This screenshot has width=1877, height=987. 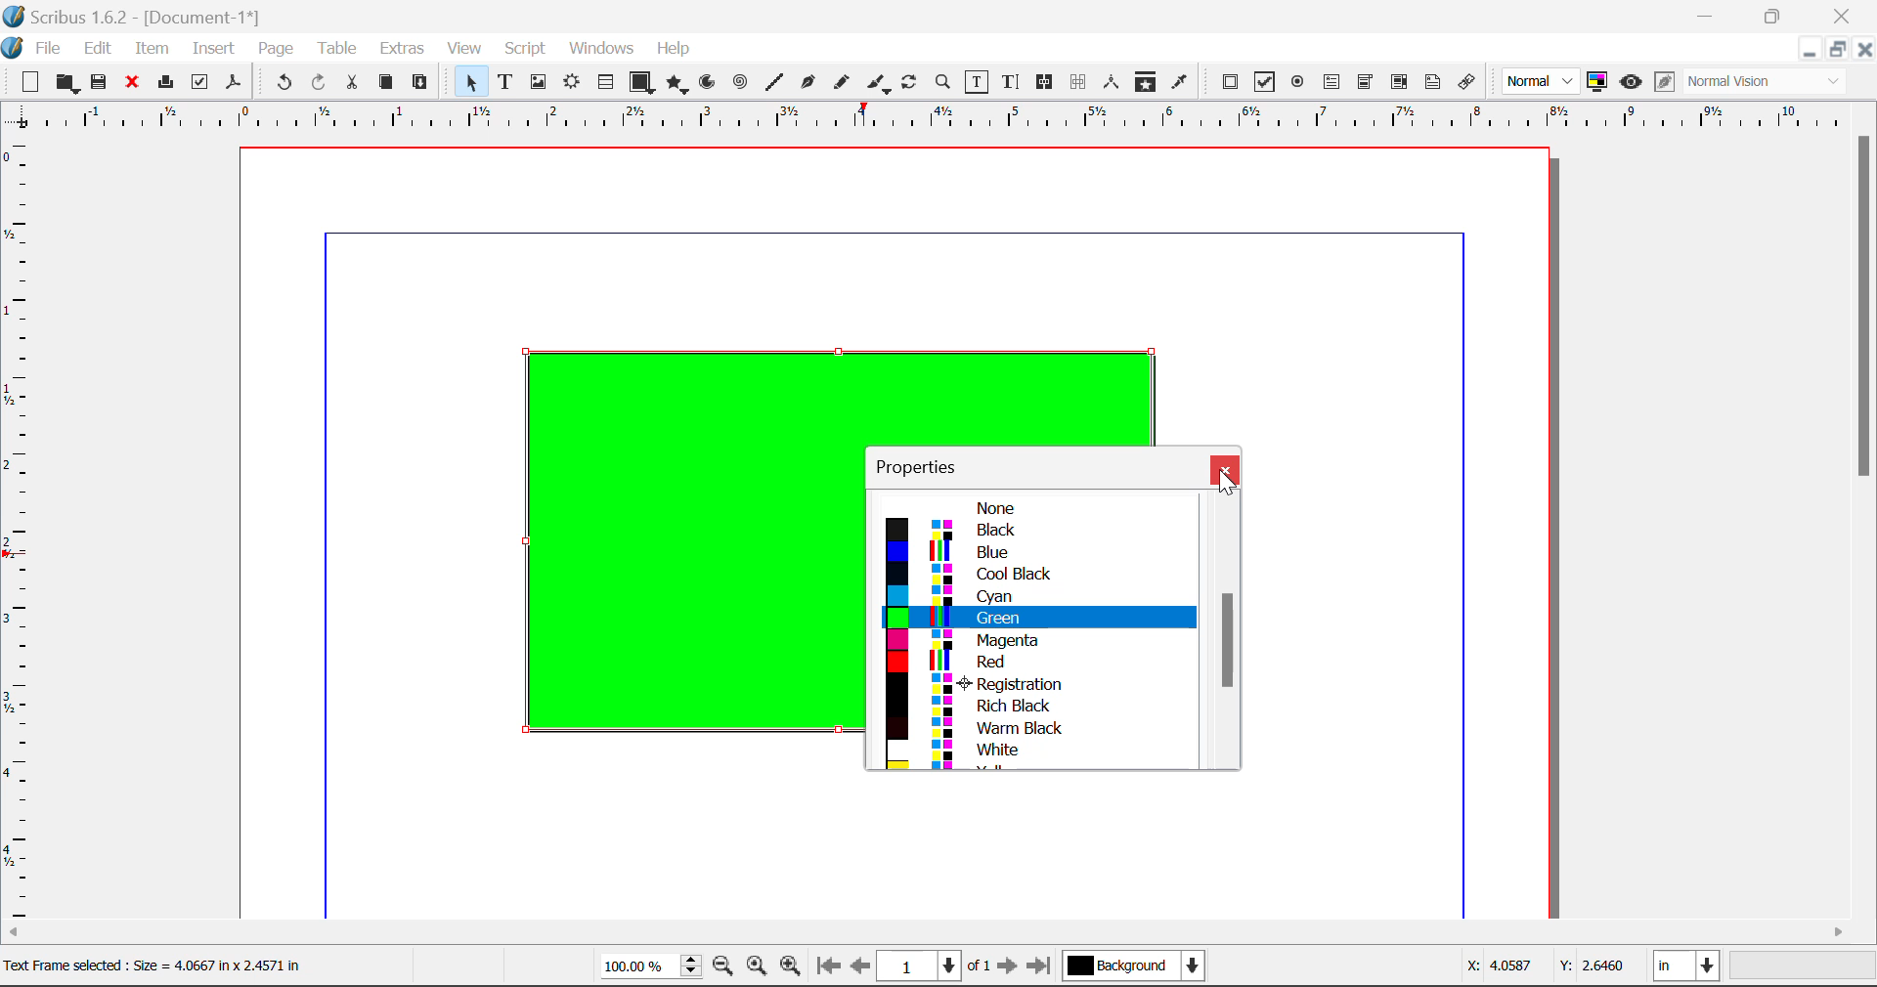 I want to click on Pre-flight Verifier, so click(x=200, y=82).